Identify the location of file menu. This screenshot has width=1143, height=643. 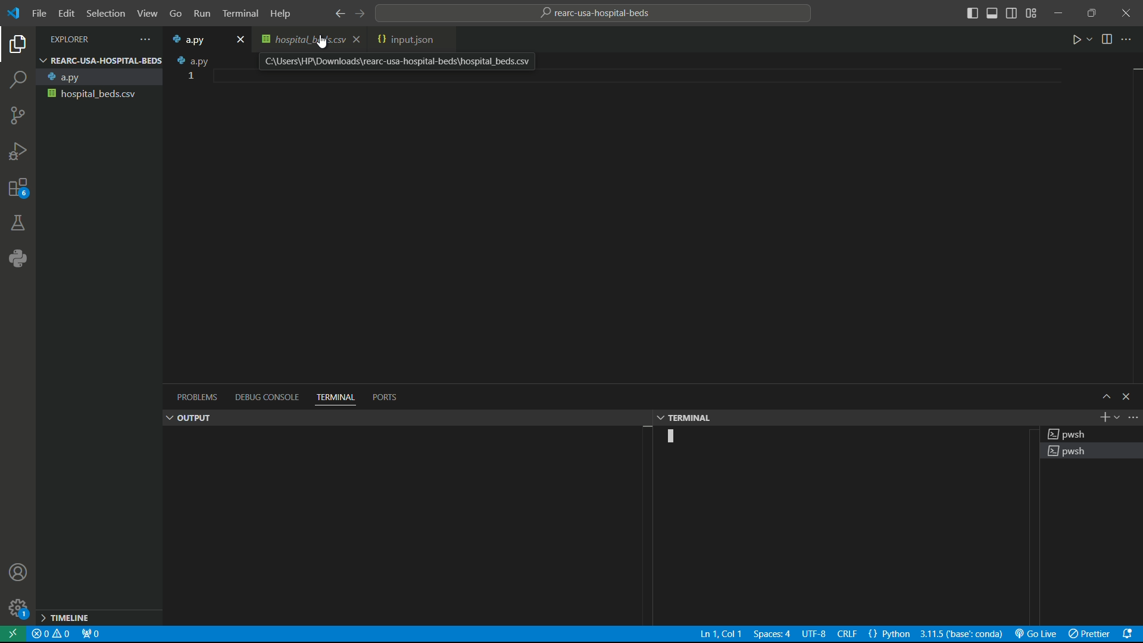
(39, 13).